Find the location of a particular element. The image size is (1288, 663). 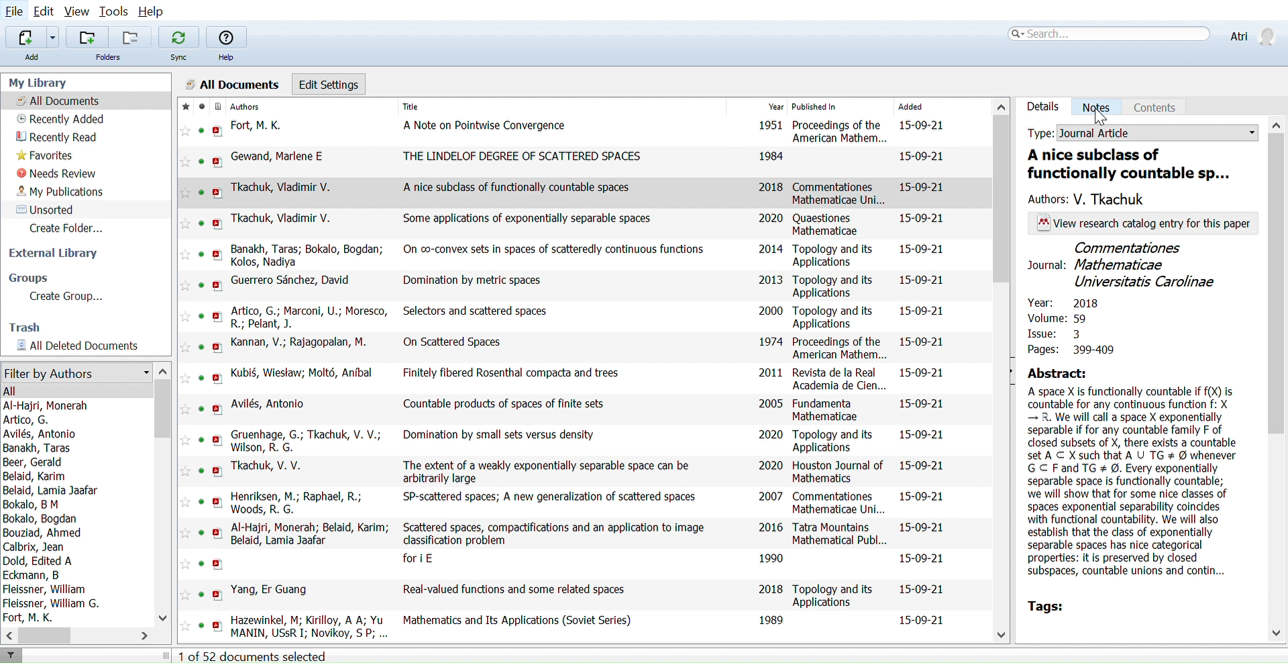

Vertical scrollbar for filter by authors is located at coordinates (164, 410).